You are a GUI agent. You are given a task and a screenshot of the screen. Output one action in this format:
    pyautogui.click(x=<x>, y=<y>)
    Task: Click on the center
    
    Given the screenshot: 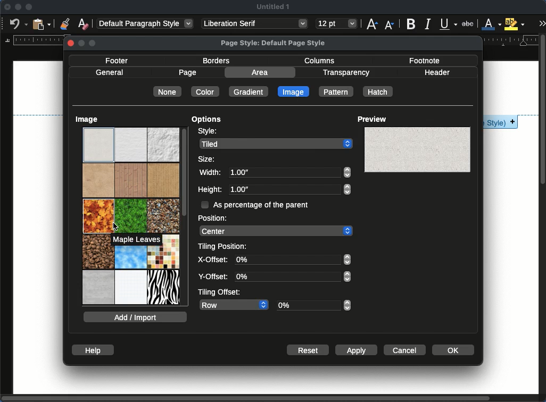 What is the action you would take?
    pyautogui.click(x=276, y=231)
    